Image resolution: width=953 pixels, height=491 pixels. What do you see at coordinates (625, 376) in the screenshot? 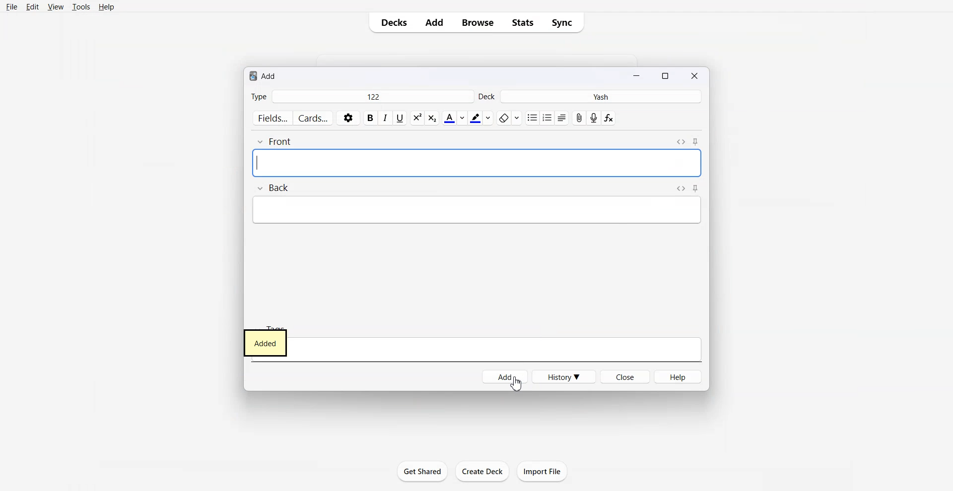
I see `Close` at bounding box center [625, 376].